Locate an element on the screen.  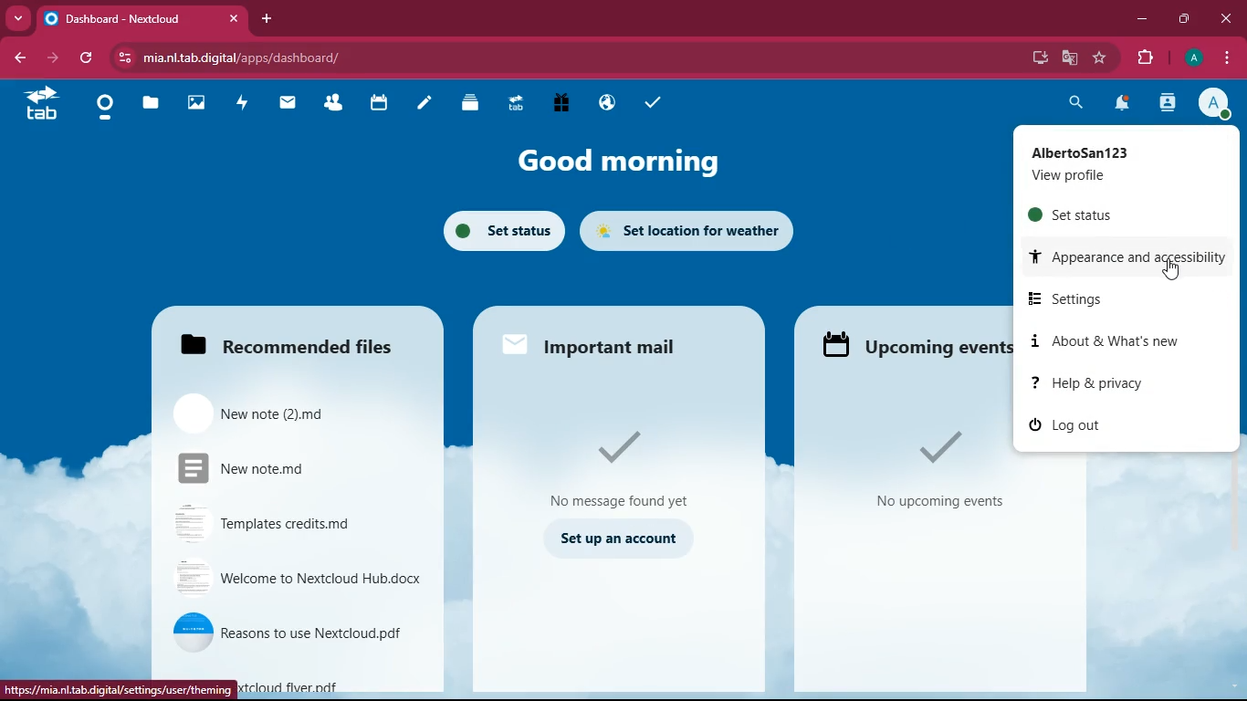
about & what's new is located at coordinates (1110, 343).